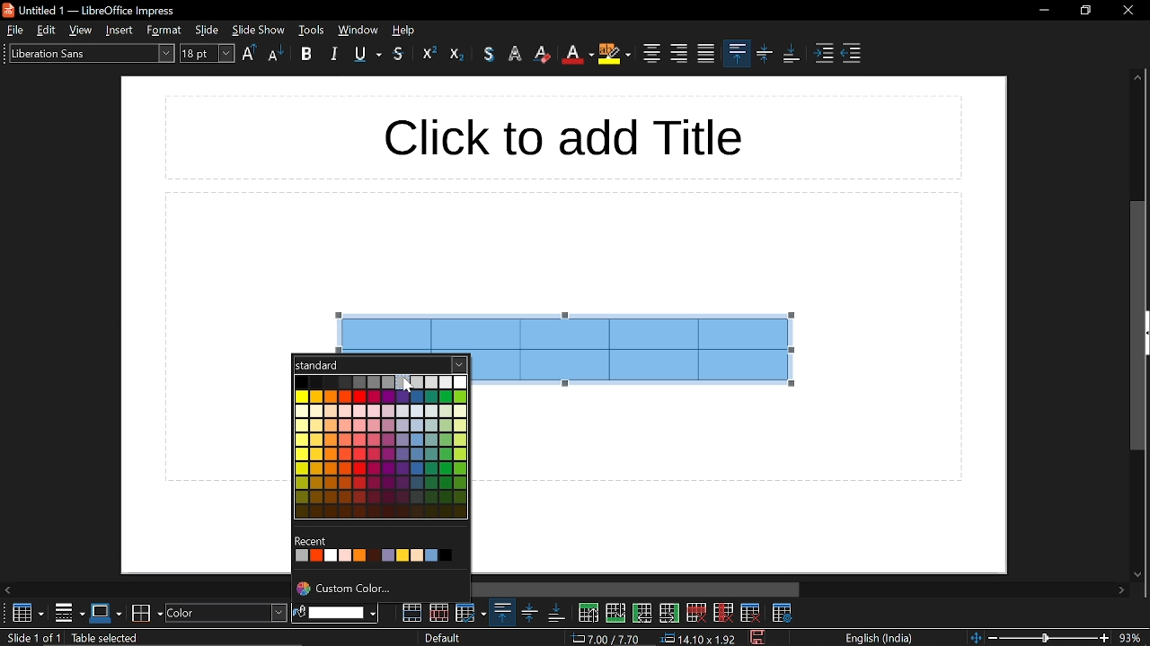 The image size is (1150, 646). Describe the element at coordinates (1135, 637) in the screenshot. I see `current zoom` at that location.